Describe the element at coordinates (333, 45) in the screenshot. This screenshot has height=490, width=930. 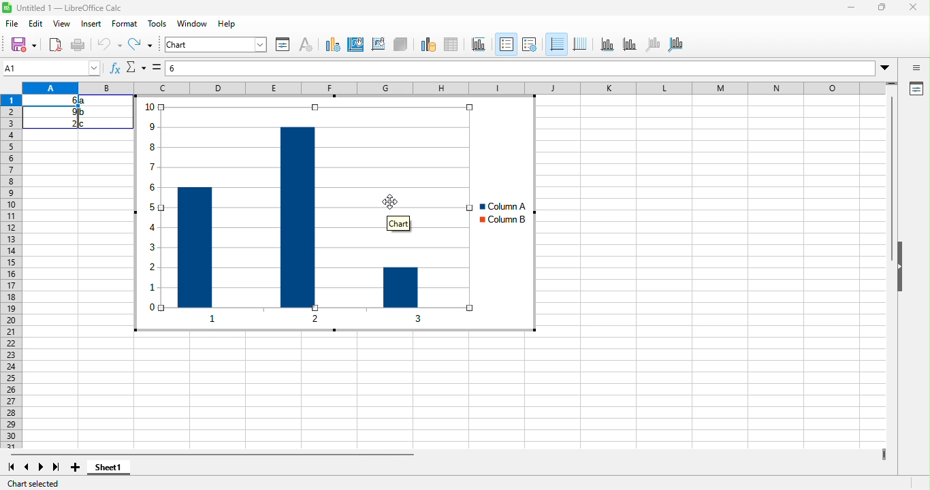
I see `chart type` at that location.